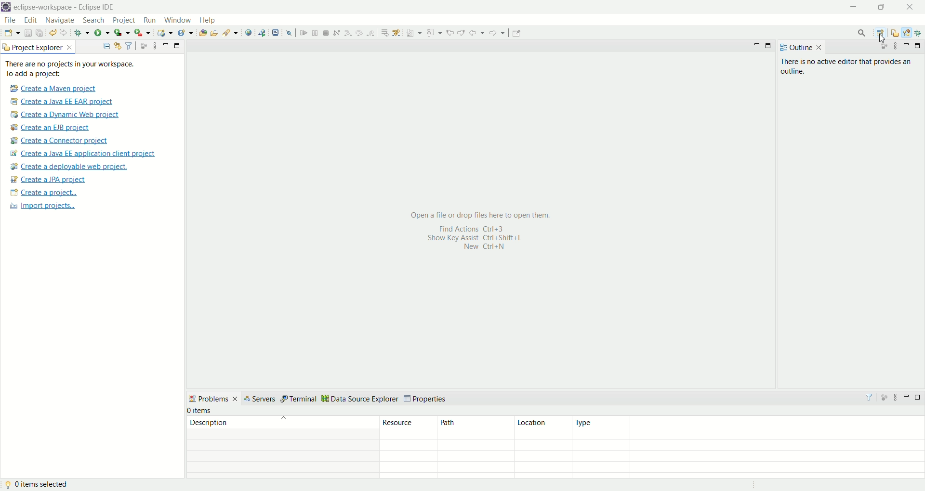 This screenshot has height=491, width=925. Describe the element at coordinates (336, 32) in the screenshot. I see `disconnect` at that location.